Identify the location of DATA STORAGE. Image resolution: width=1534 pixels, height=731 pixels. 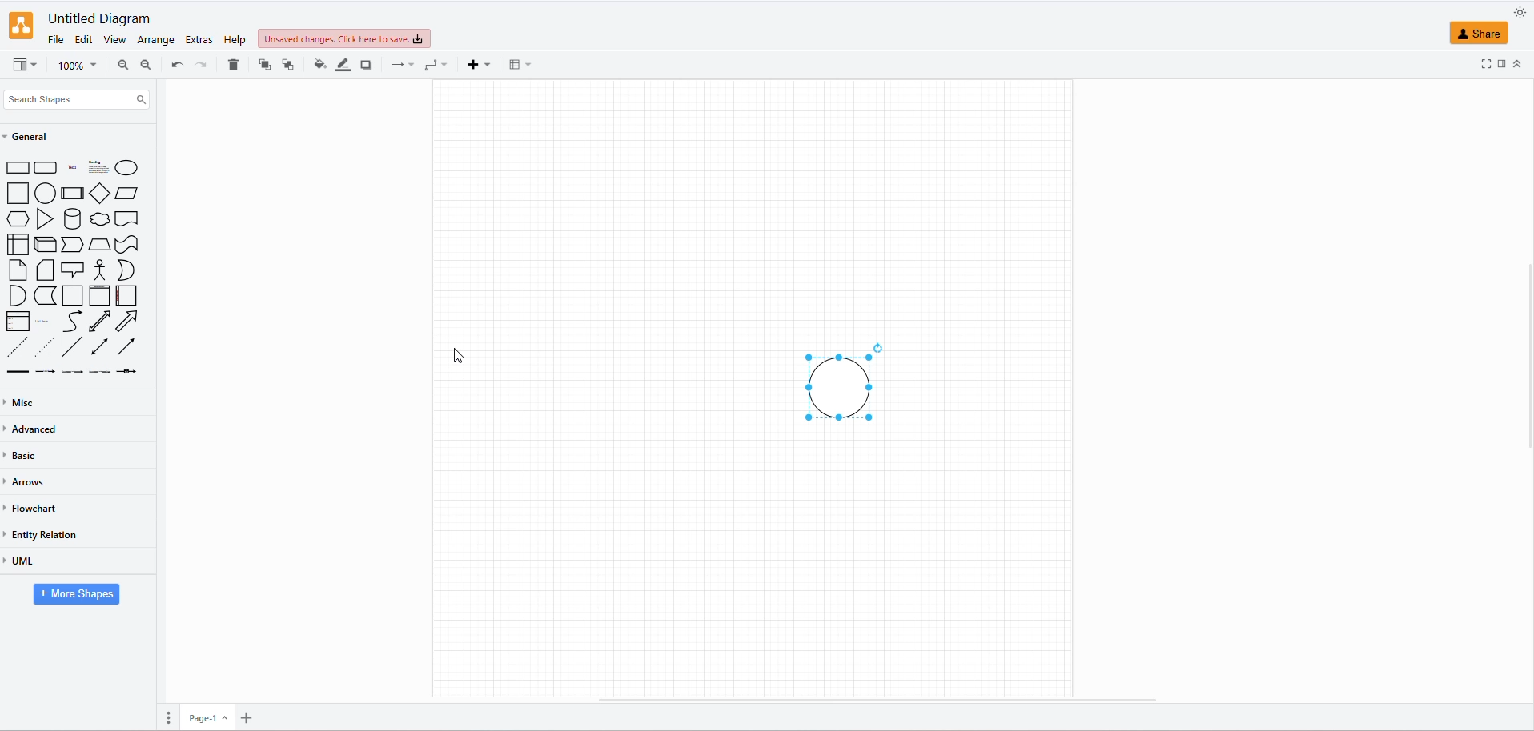
(46, 294).